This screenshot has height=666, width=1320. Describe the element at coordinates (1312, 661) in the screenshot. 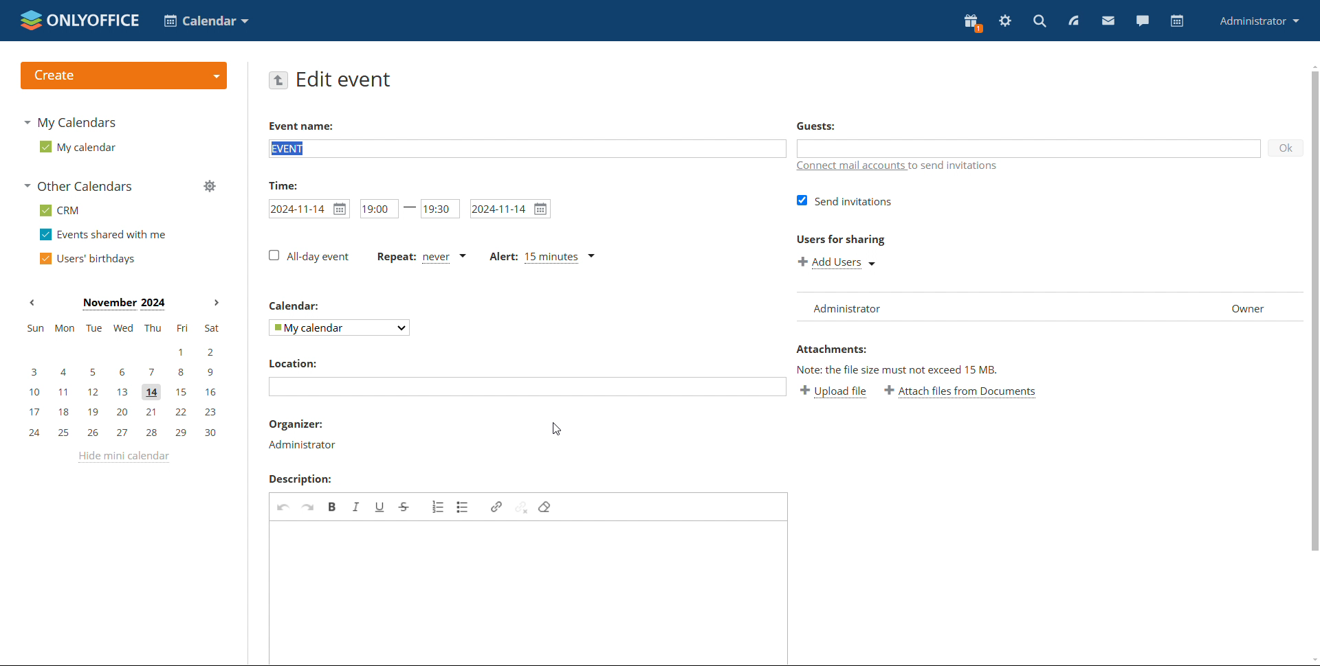

I see `scroll down` at that location.